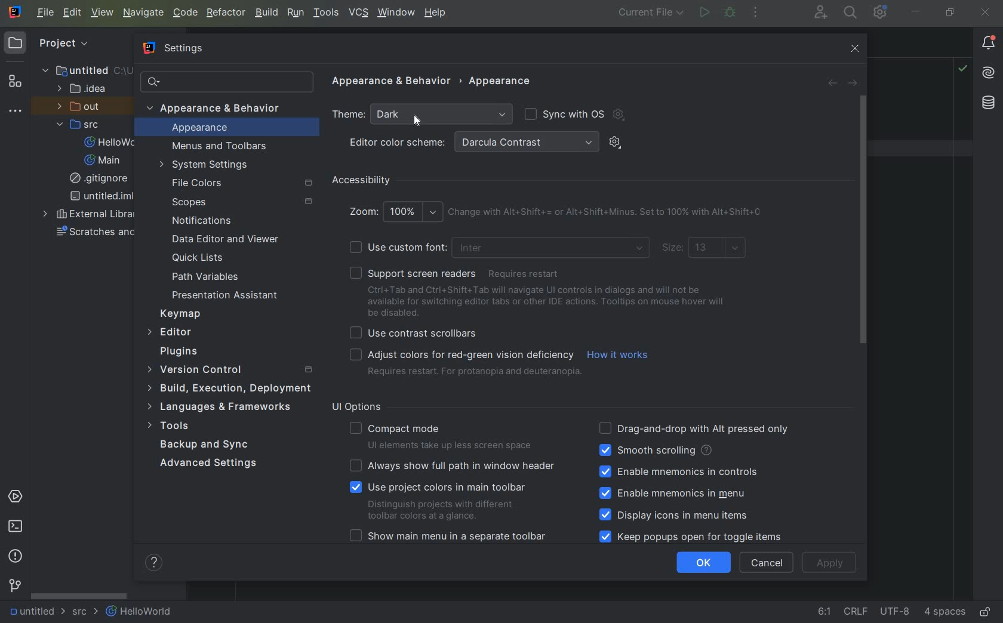 This screenshot has height=623, width=1003. What do you see at coordinates (858, 613) in the screenshot?
I see `line separator` at bounding box center [858, 613].